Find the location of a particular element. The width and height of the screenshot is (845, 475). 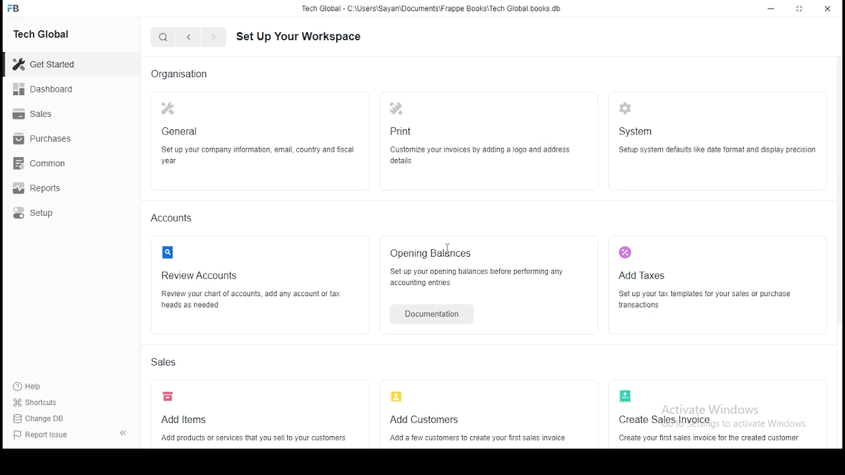

Accounts  is located at coordinates (173, 218).